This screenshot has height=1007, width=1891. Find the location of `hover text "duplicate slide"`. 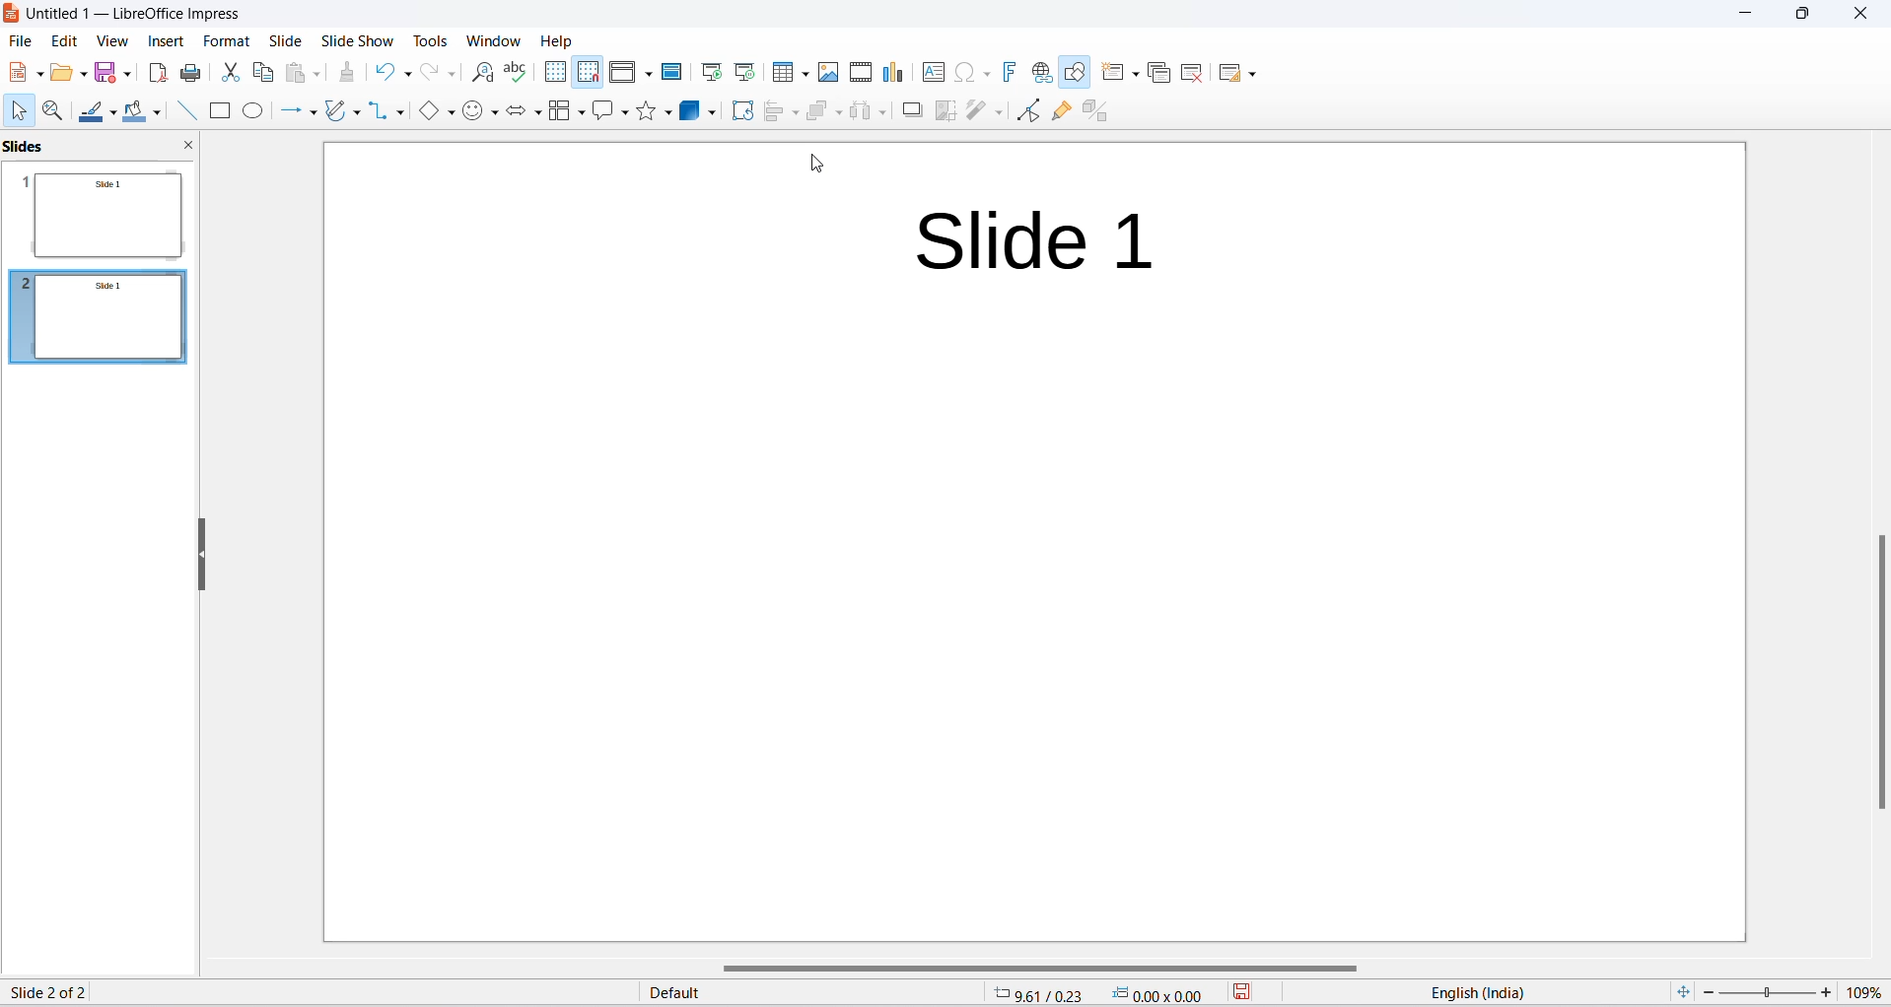

hover text "duplicate slide" is located at coordinates (1220, 120).